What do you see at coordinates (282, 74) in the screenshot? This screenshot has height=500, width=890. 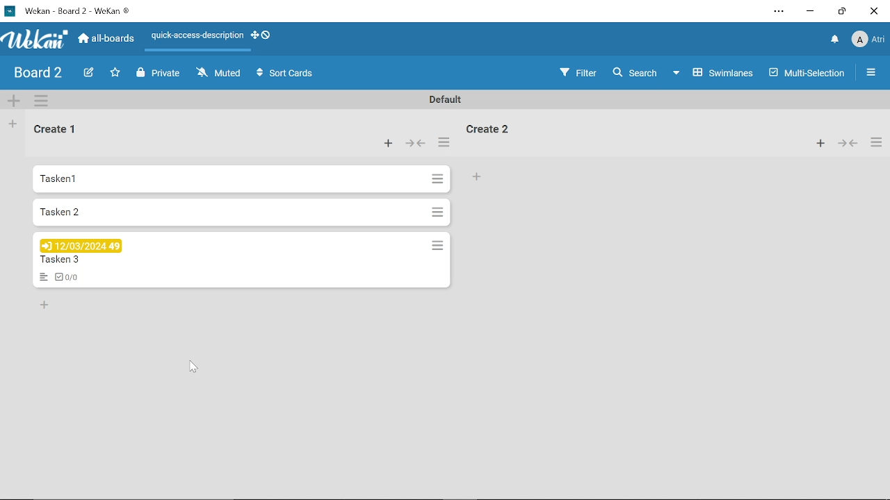 I see `Sort Cards` at bounding box center [282, 74].